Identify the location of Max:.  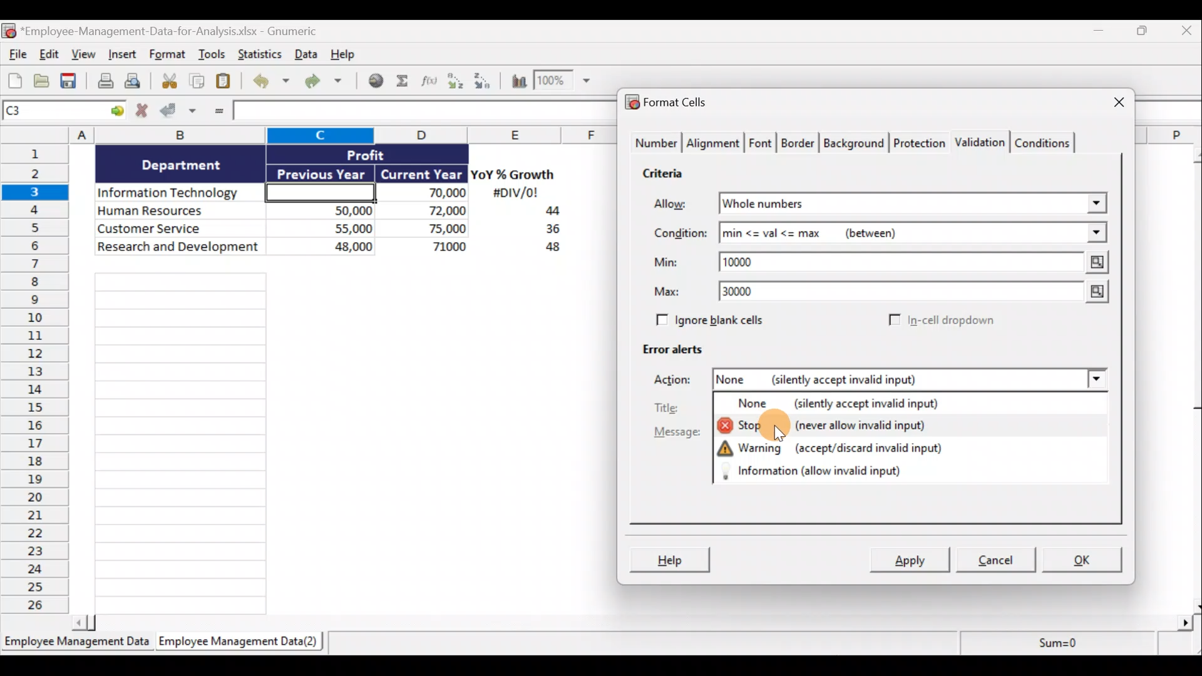
(667, 294).